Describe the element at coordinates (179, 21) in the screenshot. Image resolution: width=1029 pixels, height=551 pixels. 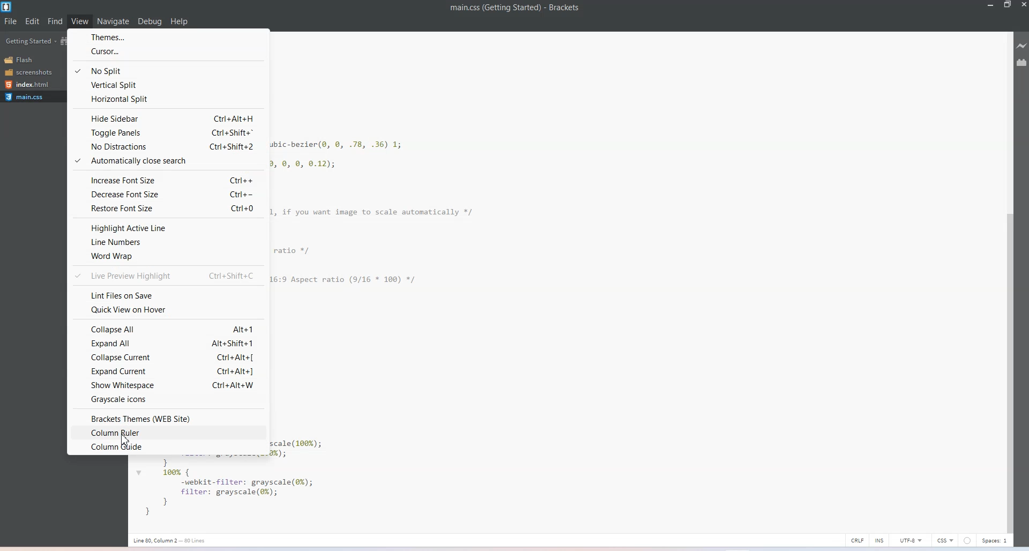
I see `Help` at that location.